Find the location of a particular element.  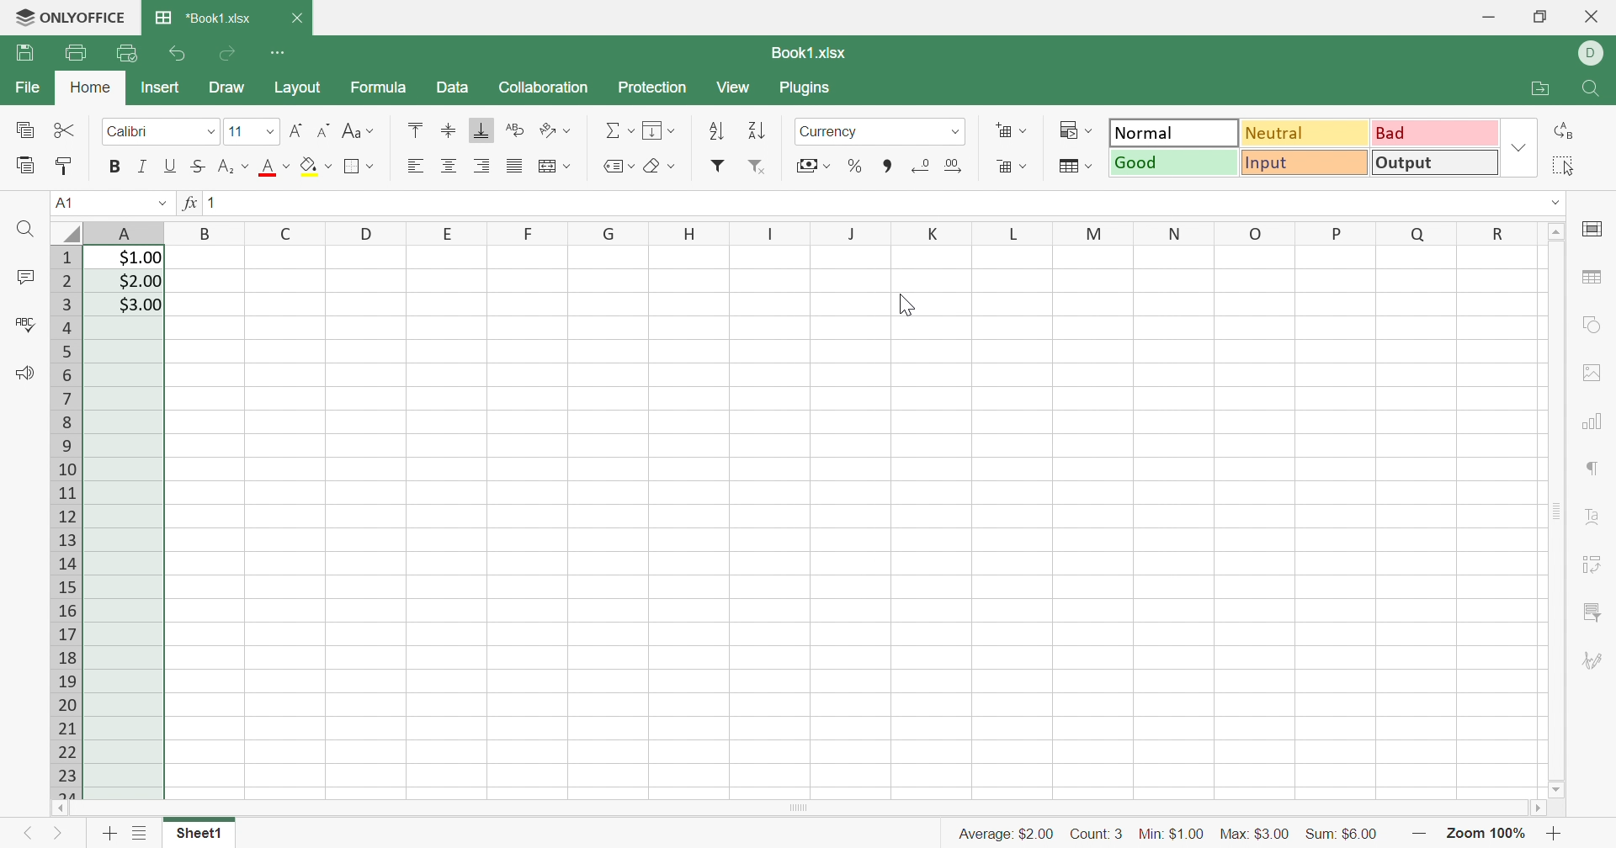

$1.00 is located at coordinates (141, 257).